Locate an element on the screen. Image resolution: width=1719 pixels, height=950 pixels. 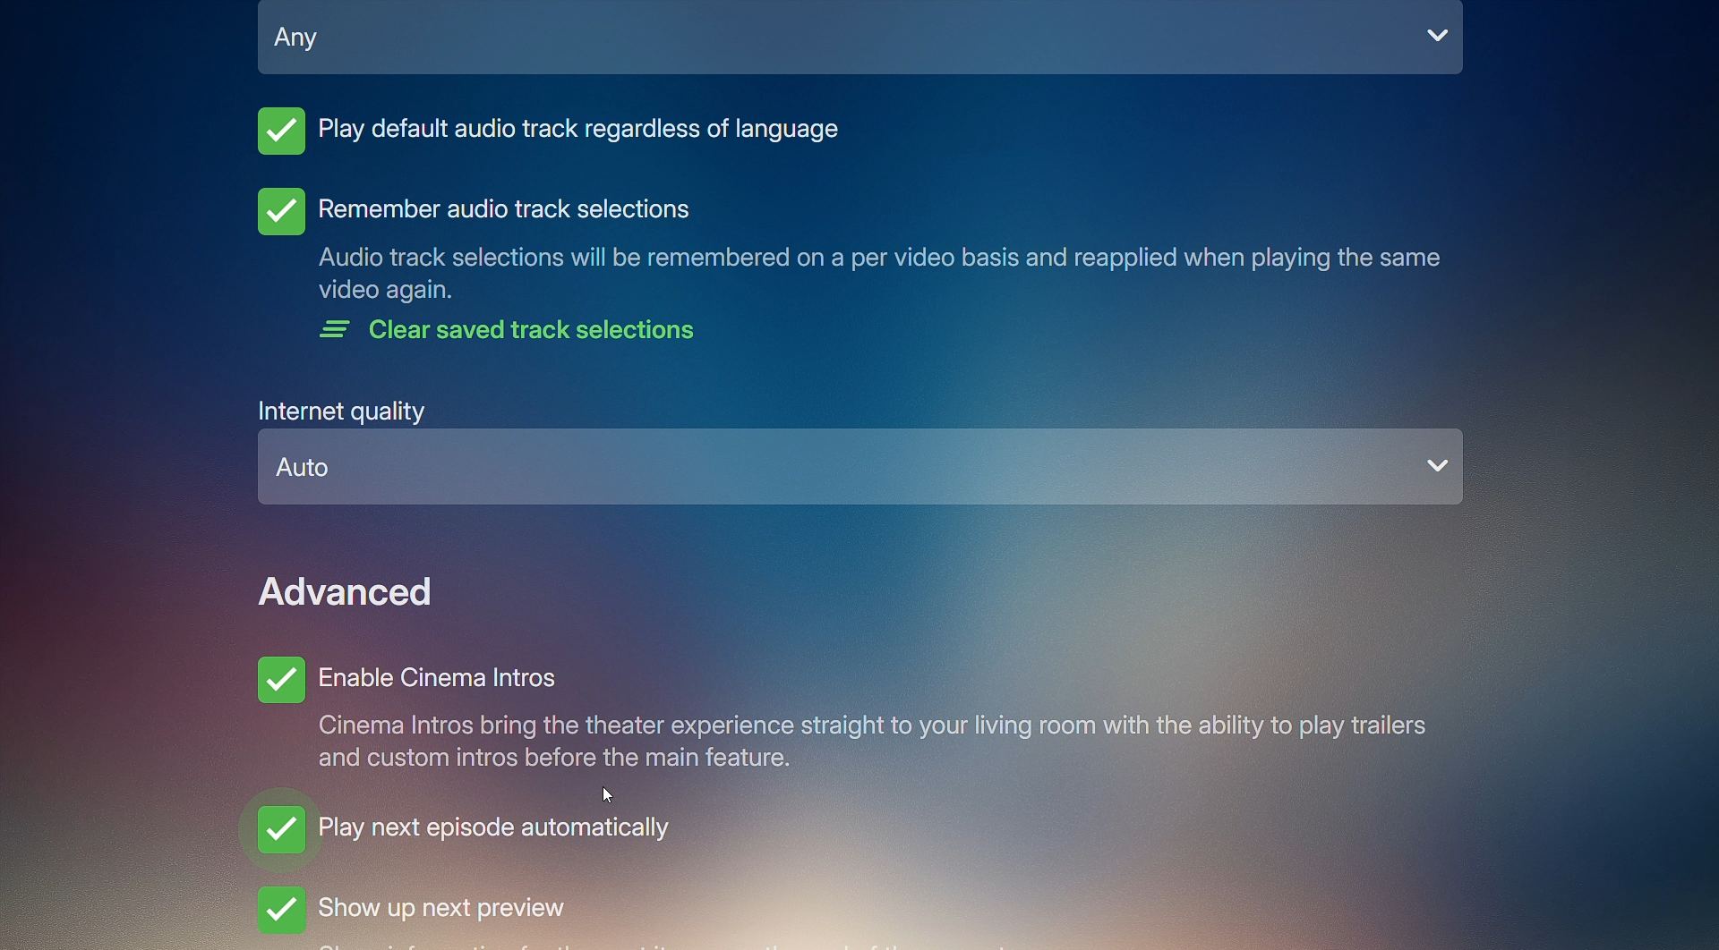
Play default audio track is located at coordinates (552, 137).